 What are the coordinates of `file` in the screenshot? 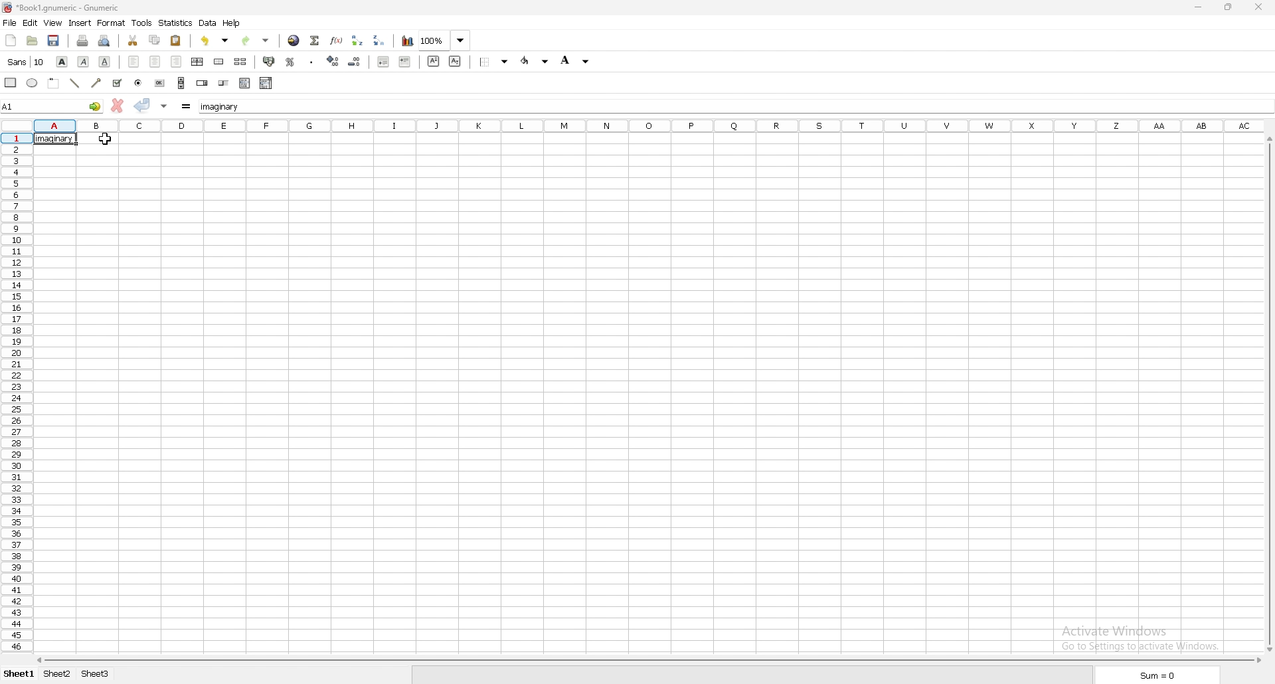 It's located at (10, 23).